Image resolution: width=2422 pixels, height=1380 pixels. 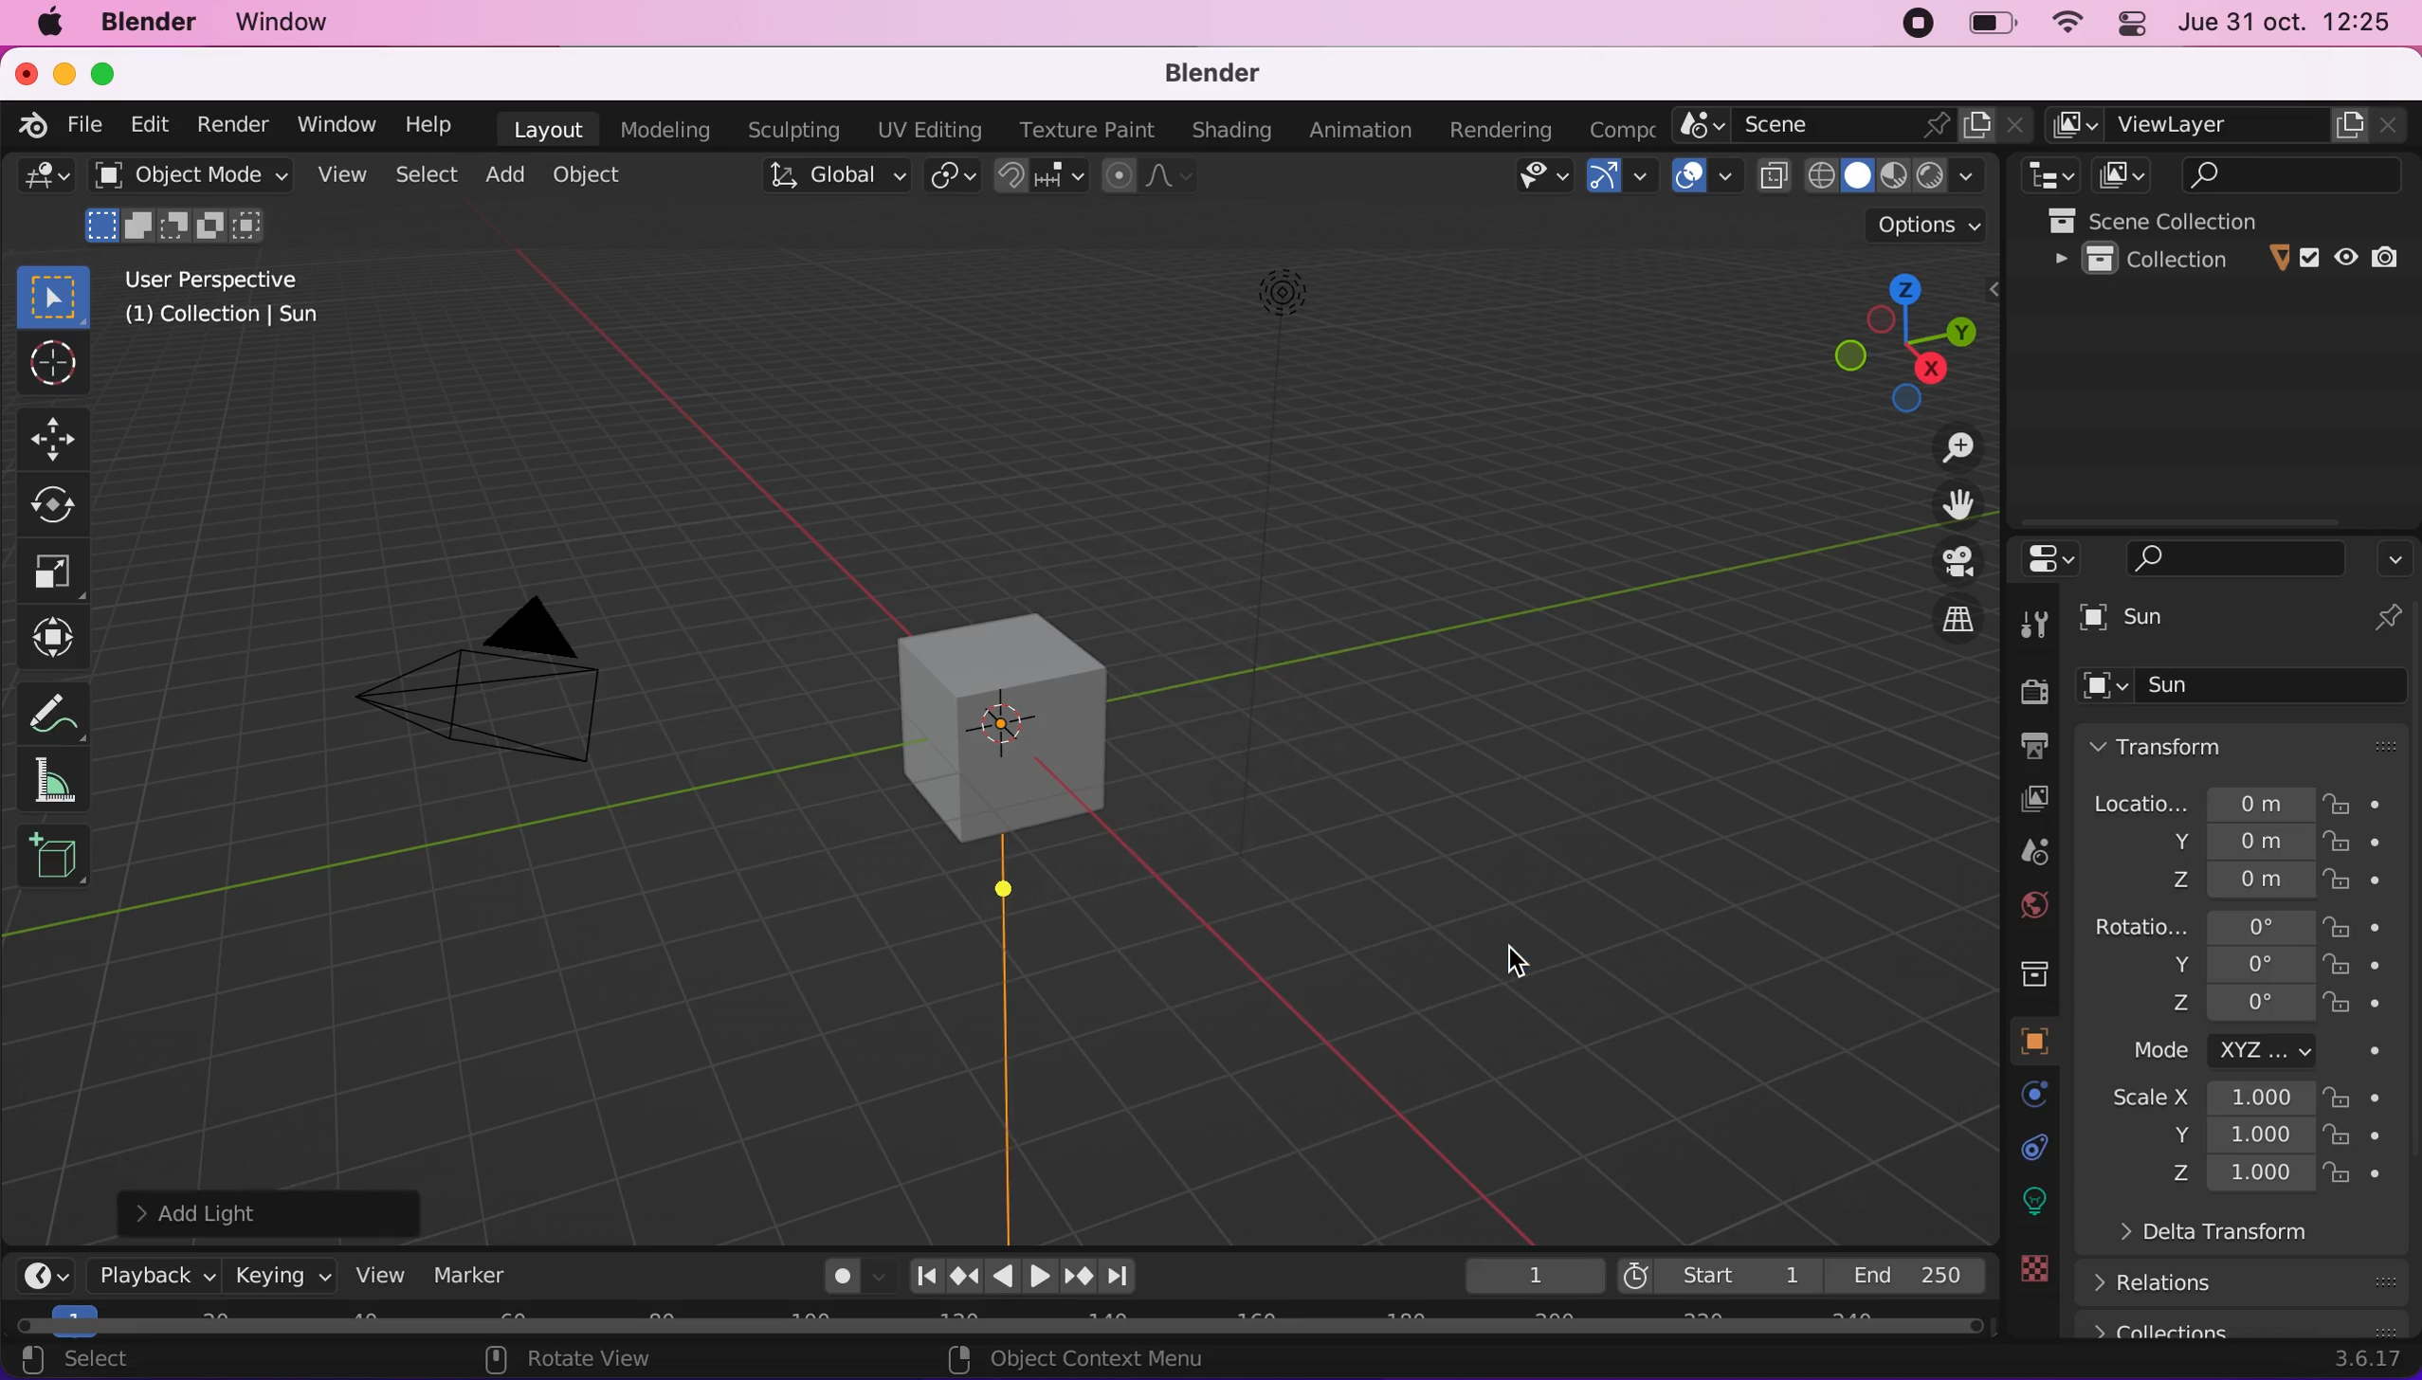 What do you see at coordinates (91, 125) in the screenshot?
I see `file` at bounding box center [91, 125].